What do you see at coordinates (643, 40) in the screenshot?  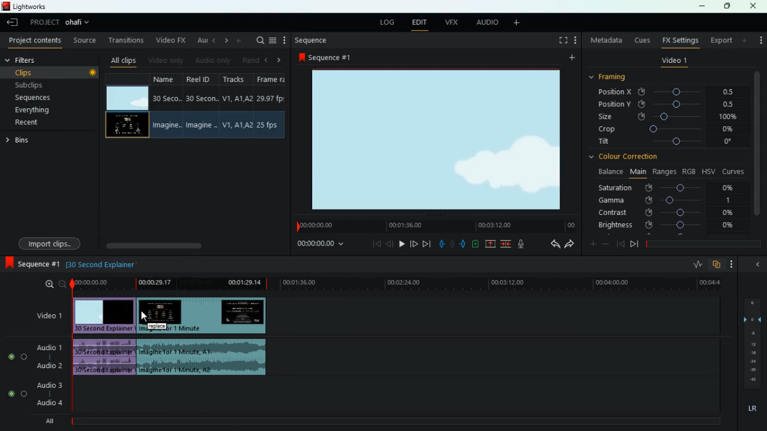 I see `cues` at bounding box center [643, 40].